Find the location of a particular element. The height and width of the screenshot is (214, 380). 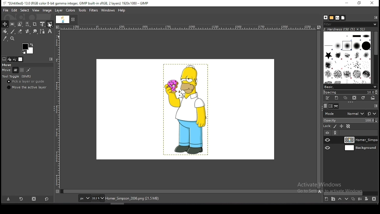

brushes is located at coordinates (326, 18).